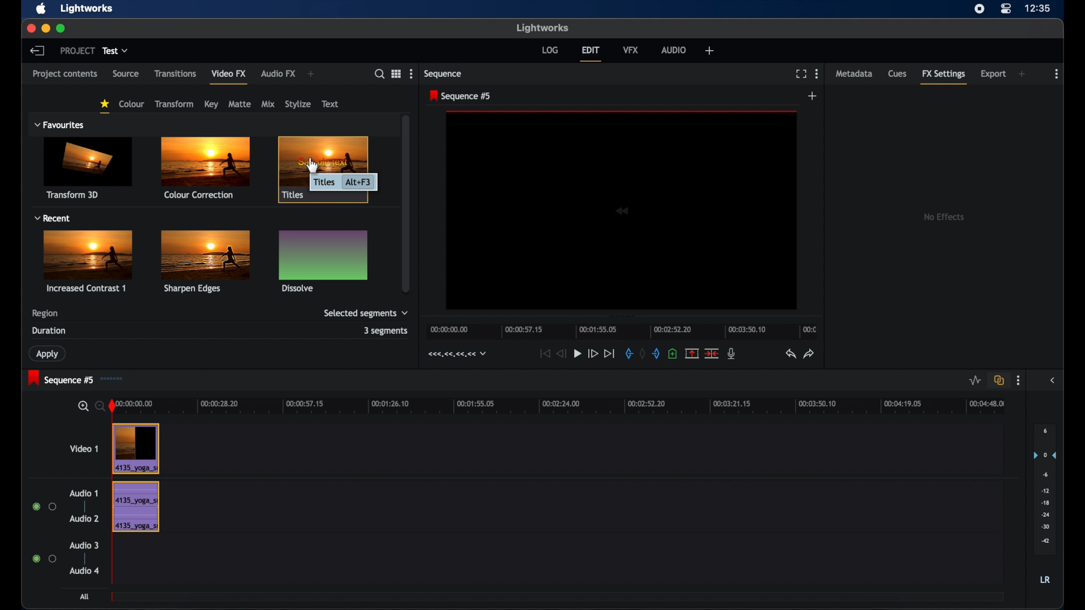 The image size is (1085, 610). What do you see at coordinates (810, 354) in the screenshot?
I see `redo` at bounding box center [810, 354].